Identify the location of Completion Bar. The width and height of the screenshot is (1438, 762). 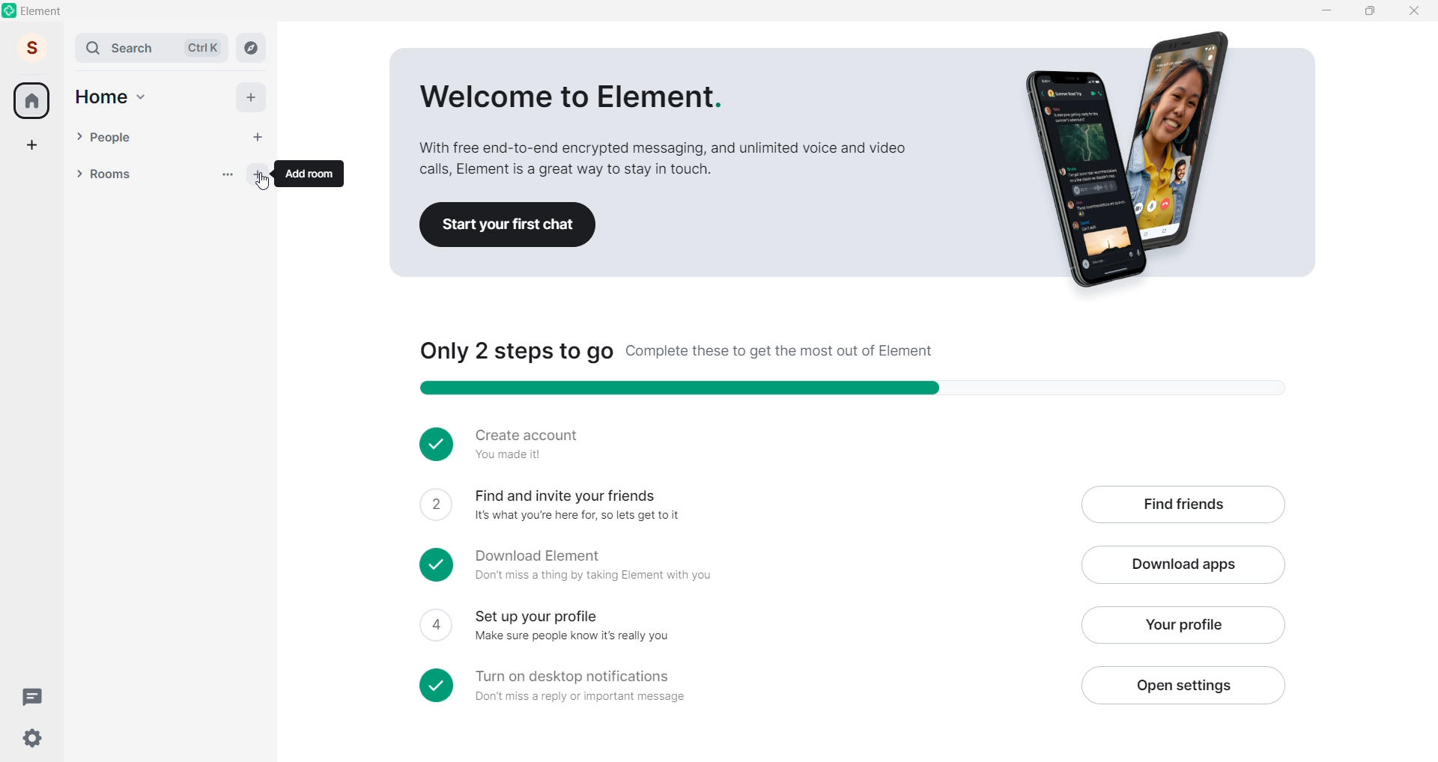
(867, 388).